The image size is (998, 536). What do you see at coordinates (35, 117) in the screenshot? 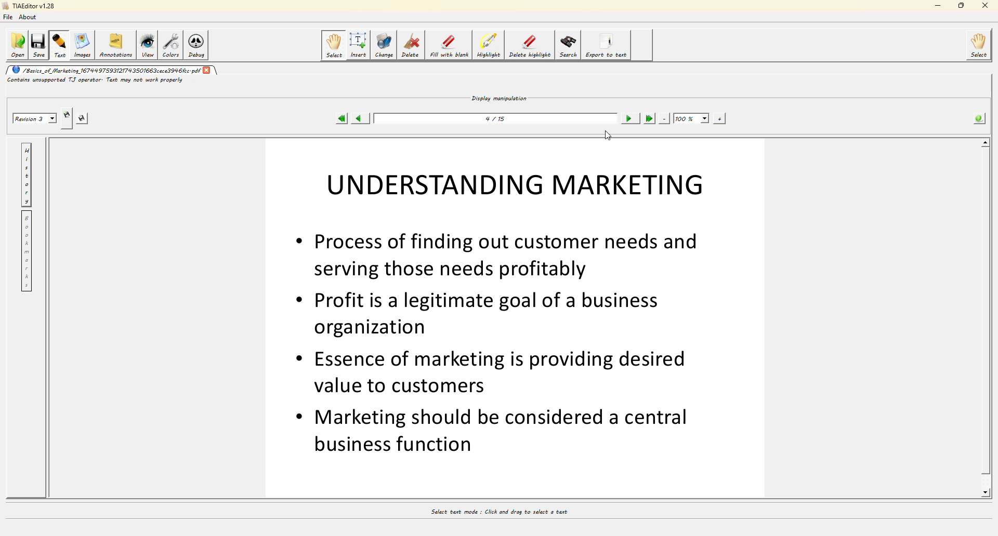
I see `revision` at bounding box center [35, 117].